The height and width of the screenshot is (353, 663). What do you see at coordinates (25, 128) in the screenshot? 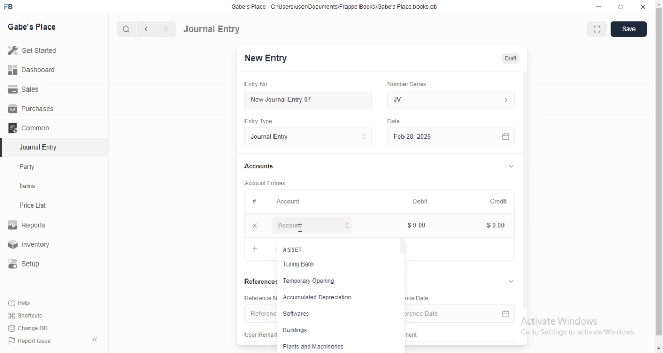
I see `Comman` at bounding box center [25, 128].